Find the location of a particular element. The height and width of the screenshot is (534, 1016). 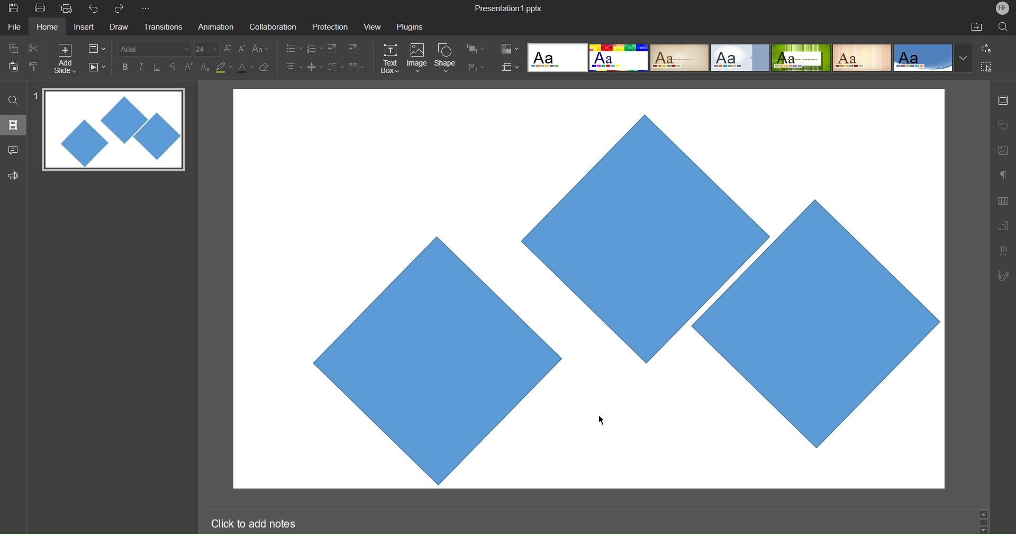

Redo is located at coordinates (123, 9).